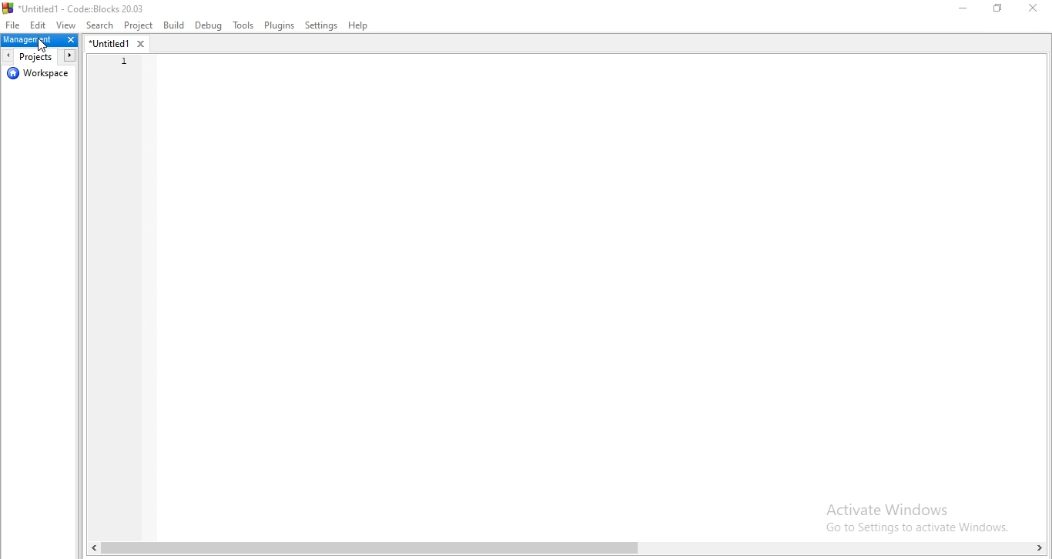  What do you see at coordinates (38, 56) in the screenshot?
I see `projects` at bounding box center [38, 56].